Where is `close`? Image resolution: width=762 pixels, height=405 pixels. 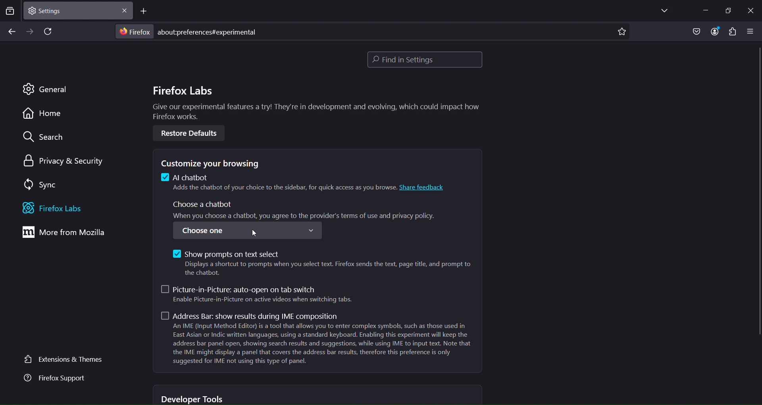
close is located at coordinates (750, 10).